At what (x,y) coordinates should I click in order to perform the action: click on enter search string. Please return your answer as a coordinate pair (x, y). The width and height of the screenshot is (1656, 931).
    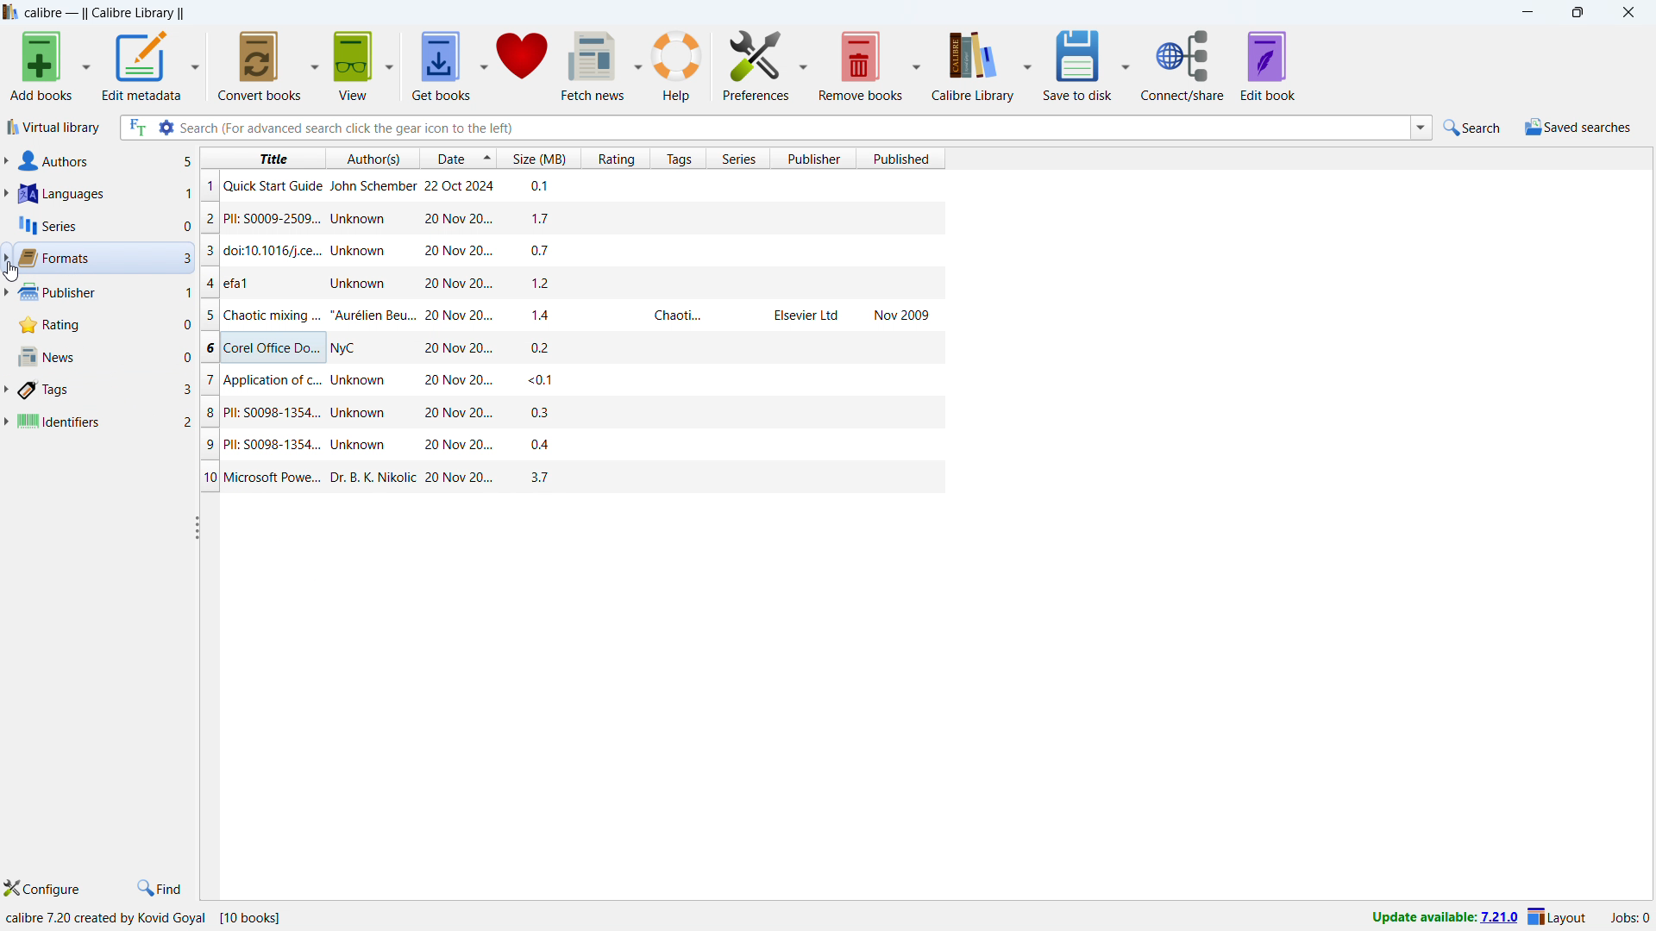
    Looking at the image, I should click on (794, 128).